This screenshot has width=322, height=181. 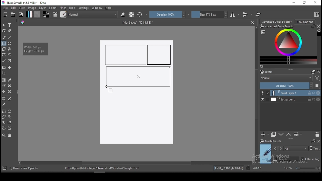 What do you see at coordinates (10, 99) in the screenshot?
I see `measure distance between two points` at bounding box center [10, 99].